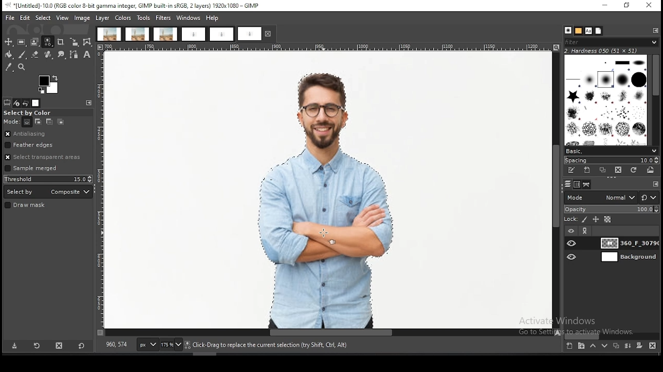 This screenshot has width=663, height=372. Describe the element at coordinates (581, 345) in the screenshot. I see `create a new layer group` at that location.